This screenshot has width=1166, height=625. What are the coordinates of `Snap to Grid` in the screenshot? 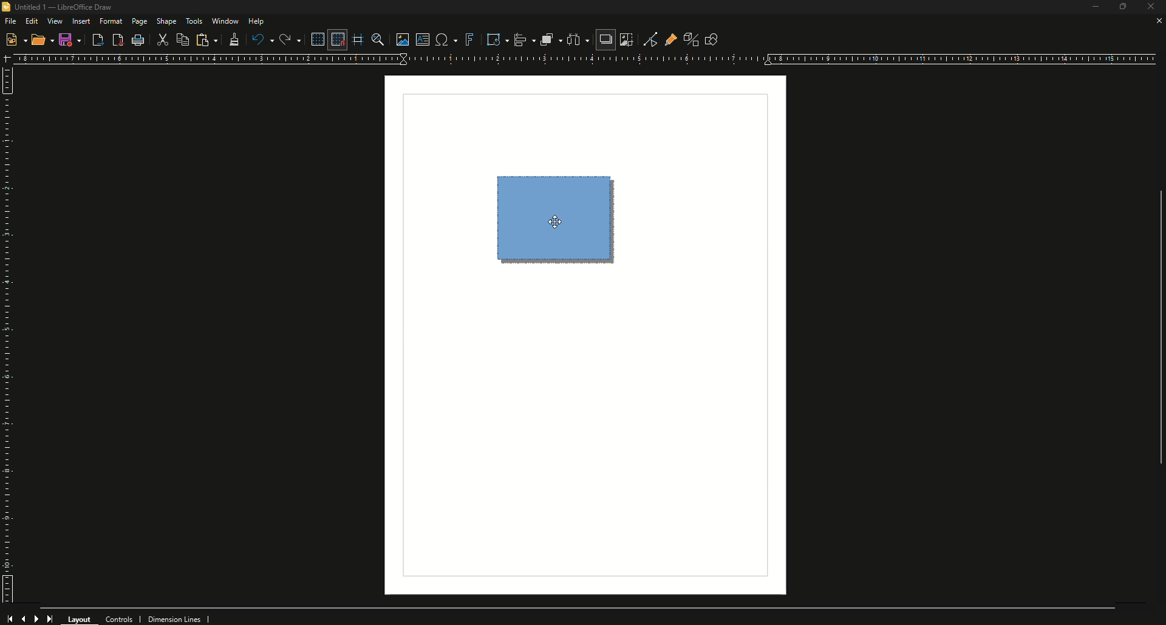 It's located at (336, 39).